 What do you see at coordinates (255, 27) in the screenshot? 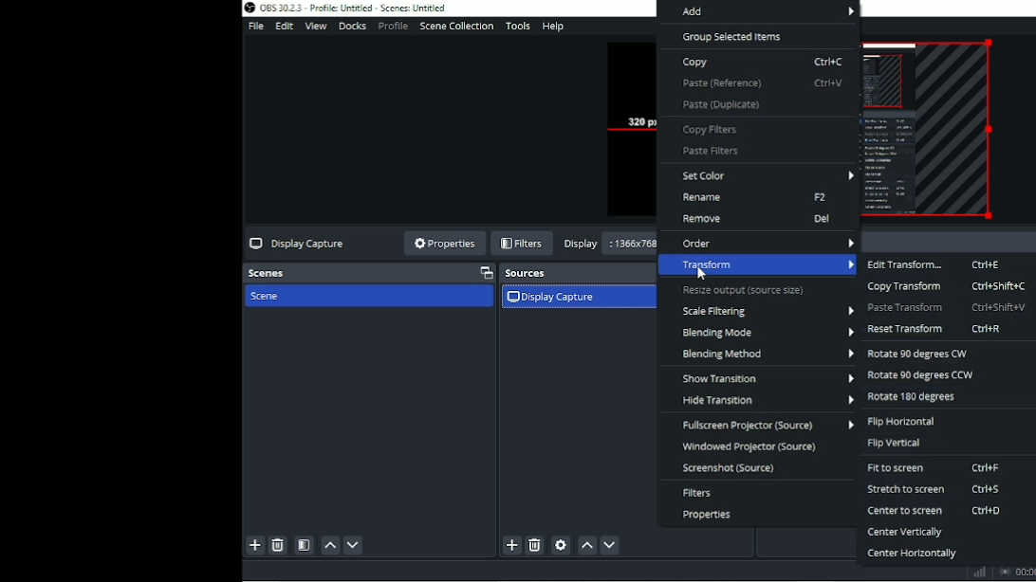
I see `File` at bounding box center [255, 27].